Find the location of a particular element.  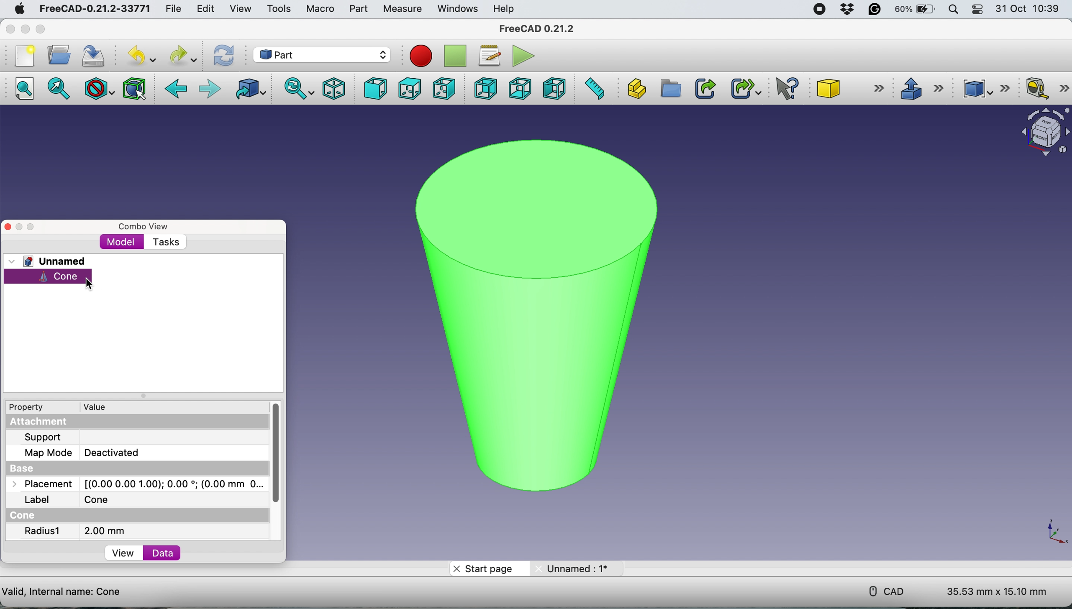

macro is located at coordinates (320, 8).